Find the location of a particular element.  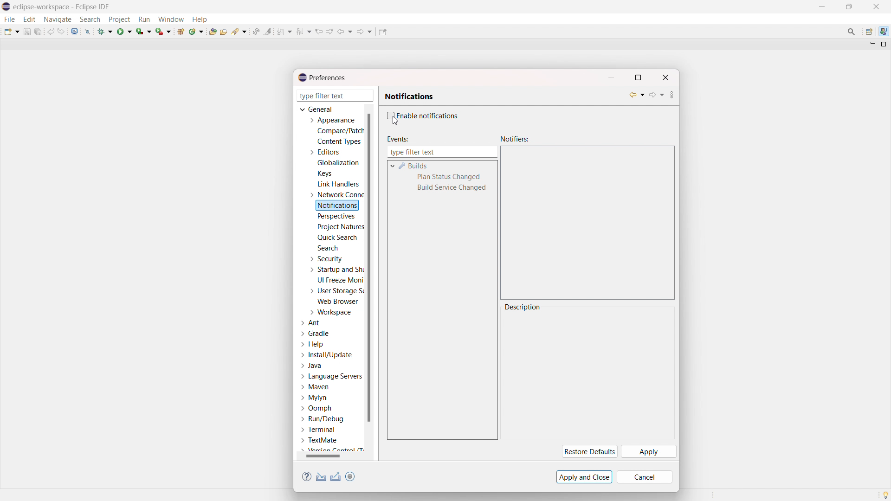

toggle ant mark occurances is located at coordinates (268, 31).